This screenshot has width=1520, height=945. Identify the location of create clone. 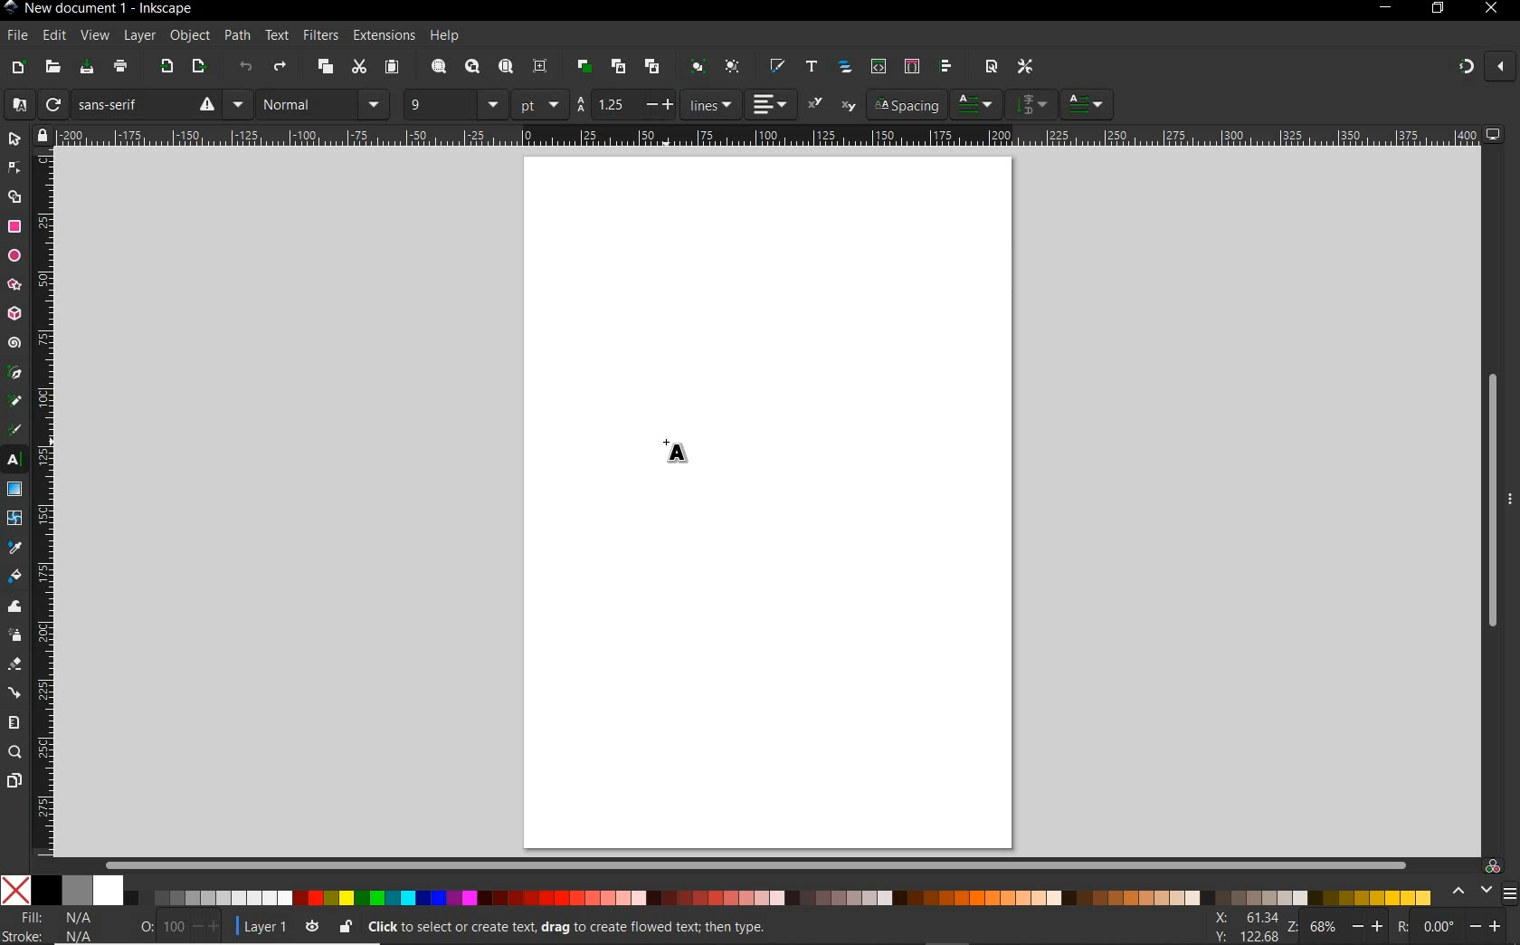
(616, 67).